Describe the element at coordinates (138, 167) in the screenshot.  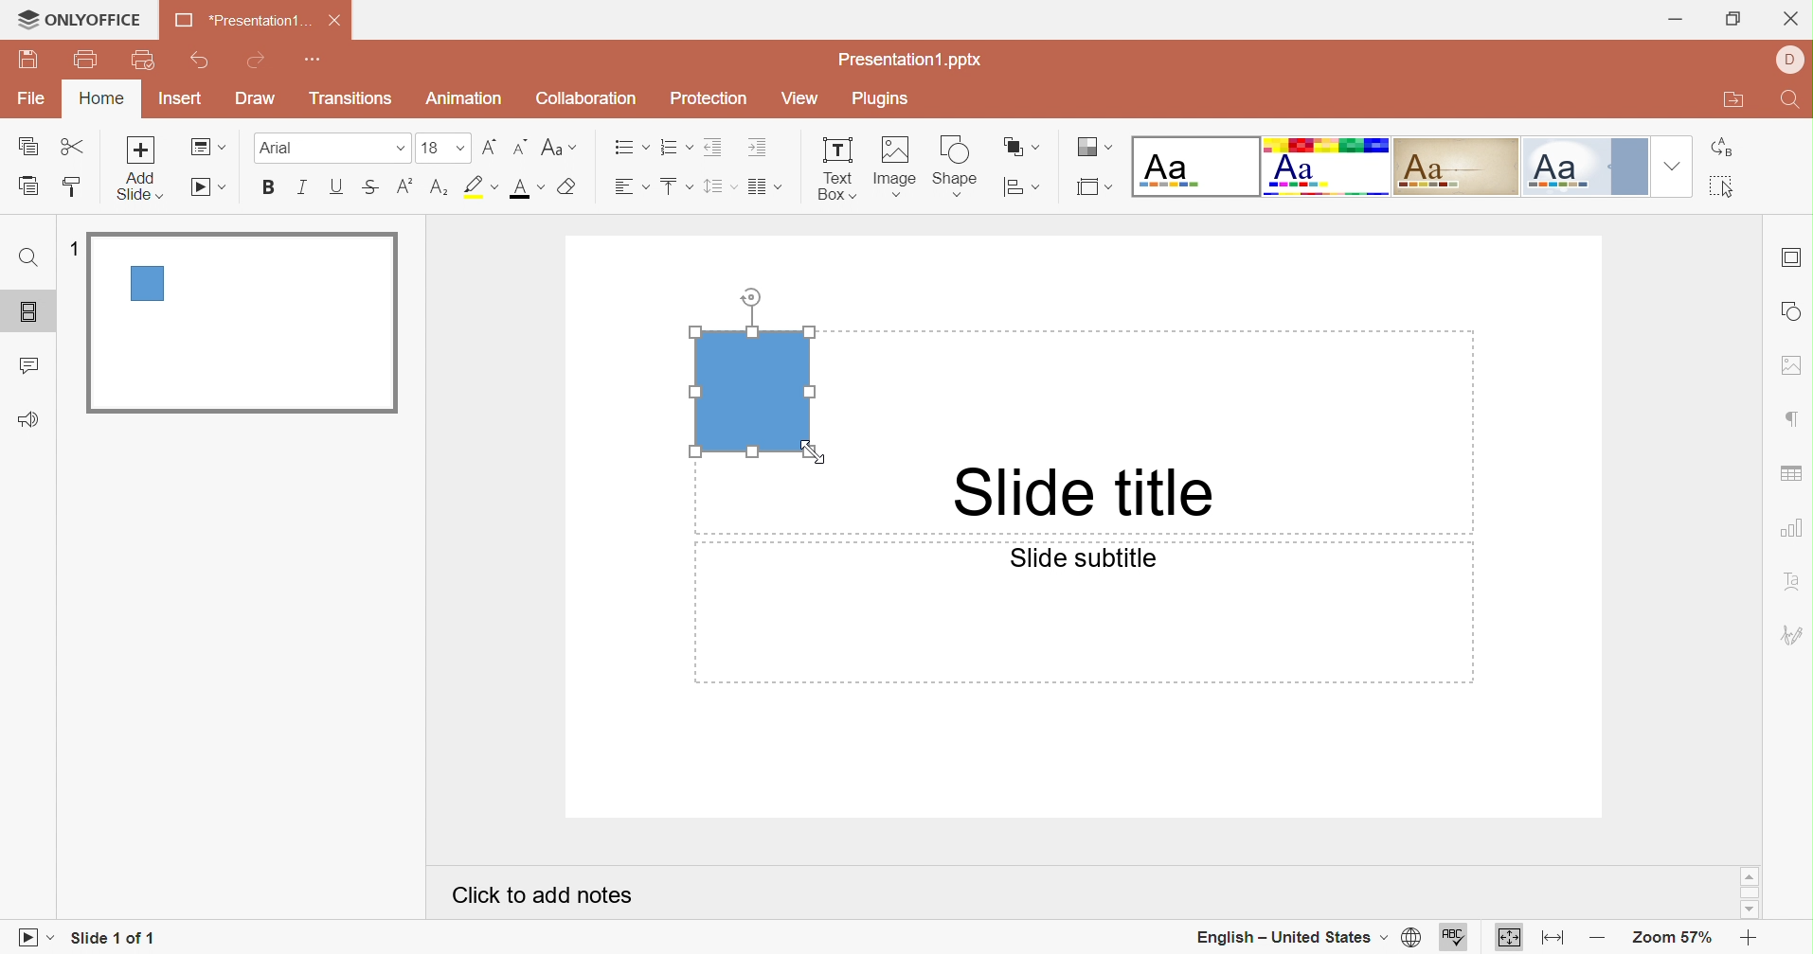
I see `Add slide` at that location.